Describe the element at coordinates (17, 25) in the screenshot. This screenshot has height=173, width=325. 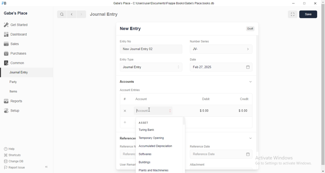
I see `Get Started` at that location.